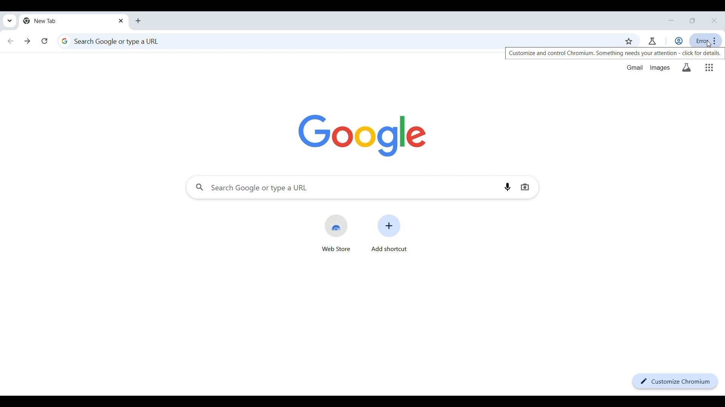  I want to click on Add shortcut to another website, so click(389, 233).